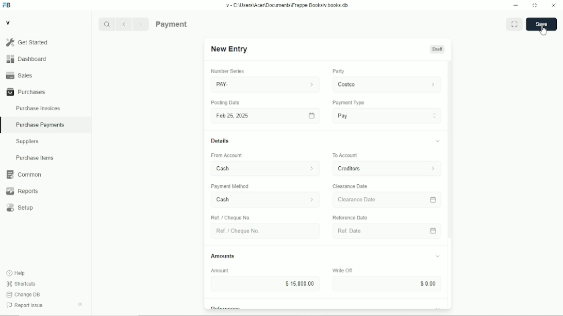 The height and width of the screenshot is (316, 563). I want to click on Search, so click(107, 24).